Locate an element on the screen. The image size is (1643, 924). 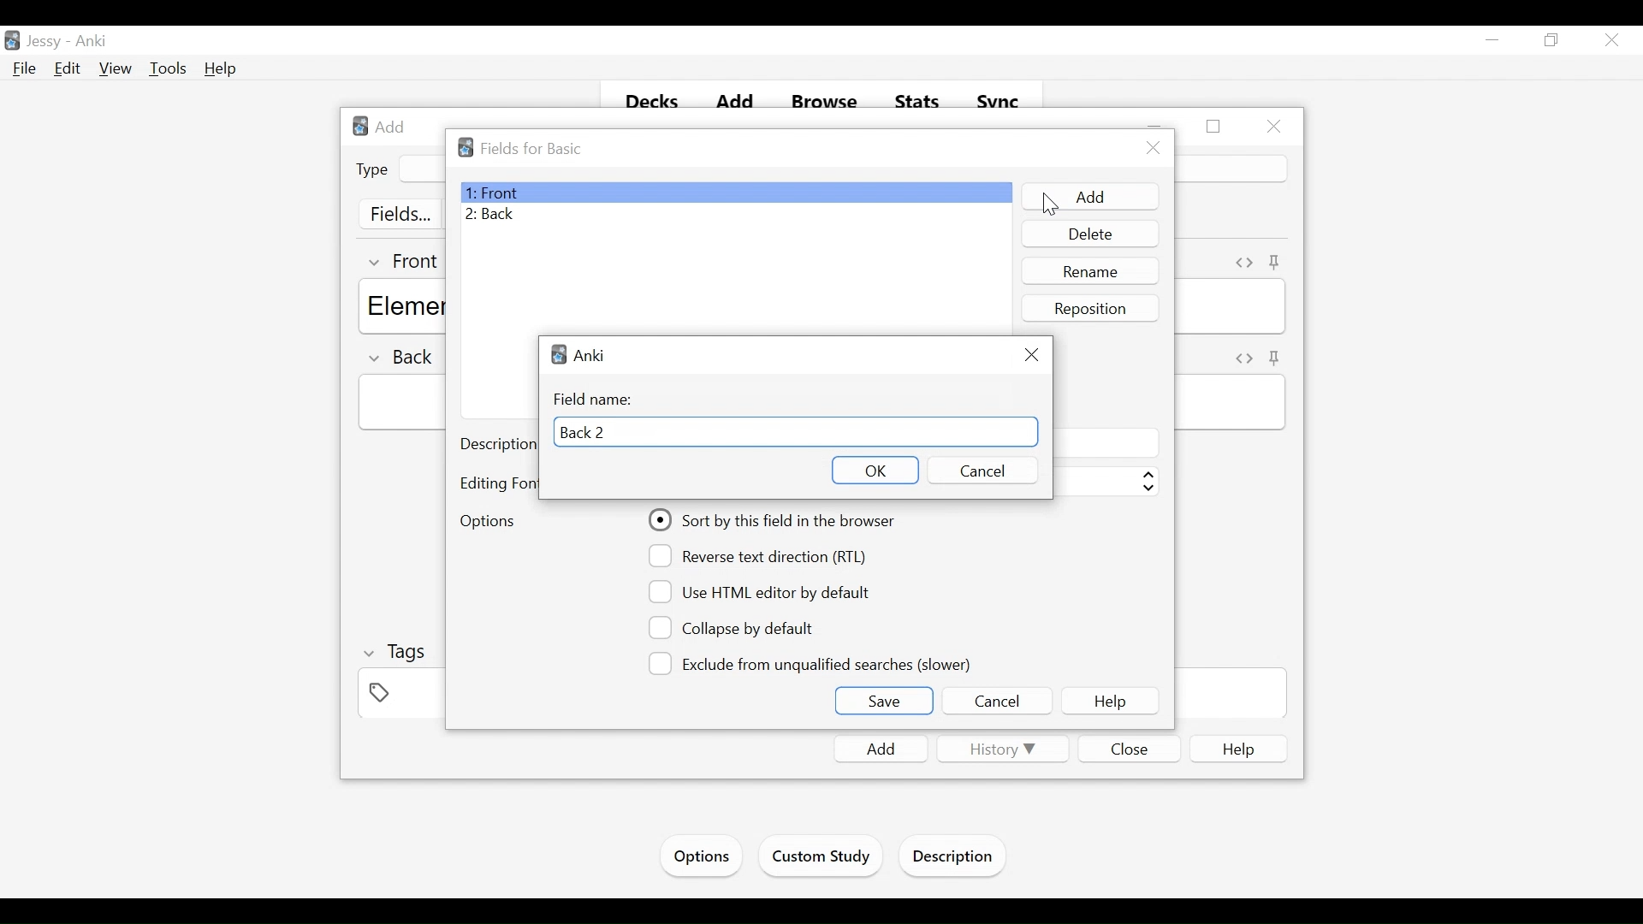
OK is located at coordinates (874, 470).